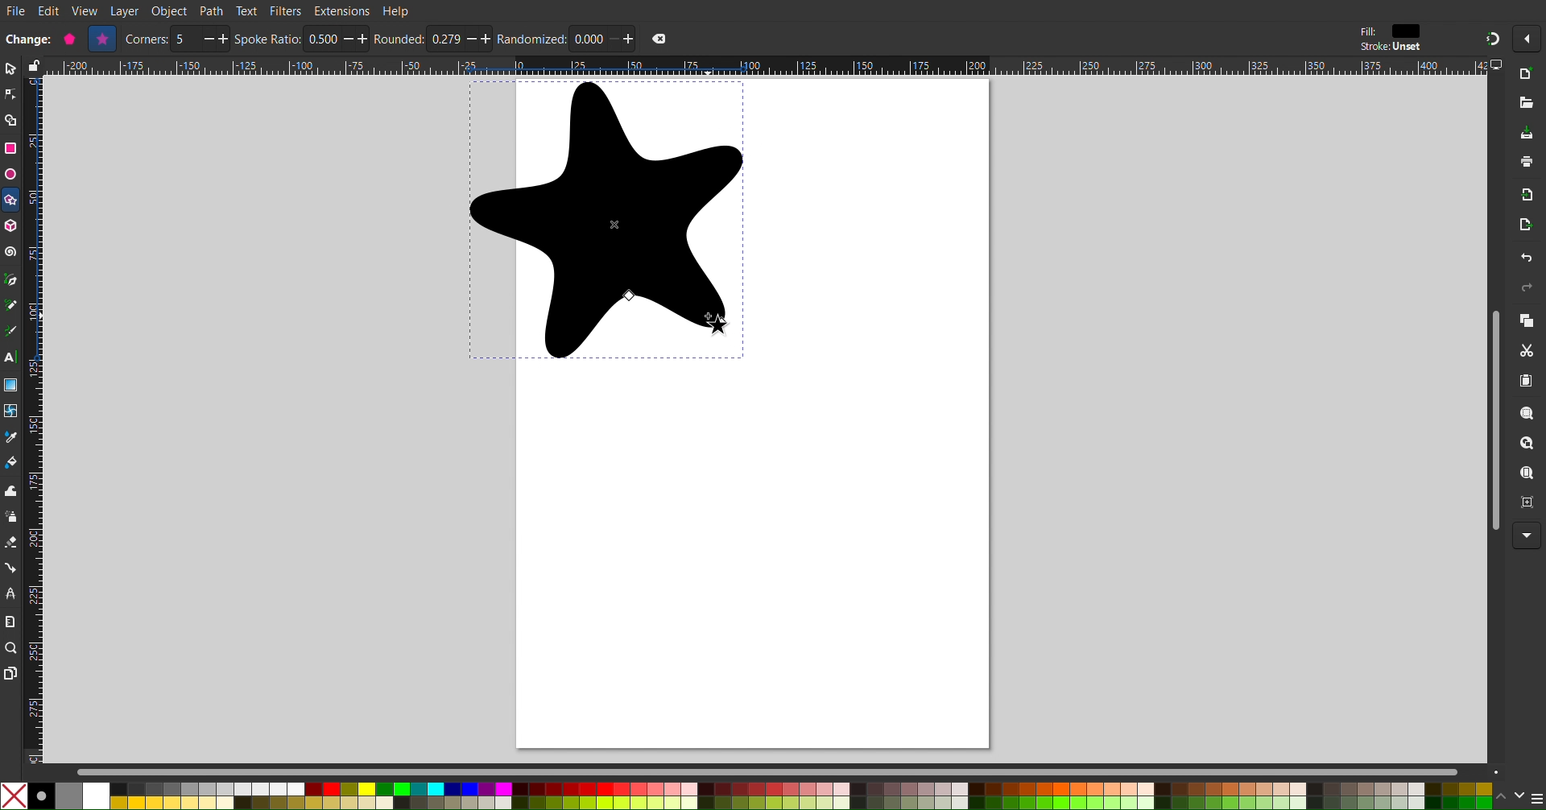 The image size is (1546, 810). Describe the element at coordinates (446, 39) in the screenshot. I see `0.279` at that location.